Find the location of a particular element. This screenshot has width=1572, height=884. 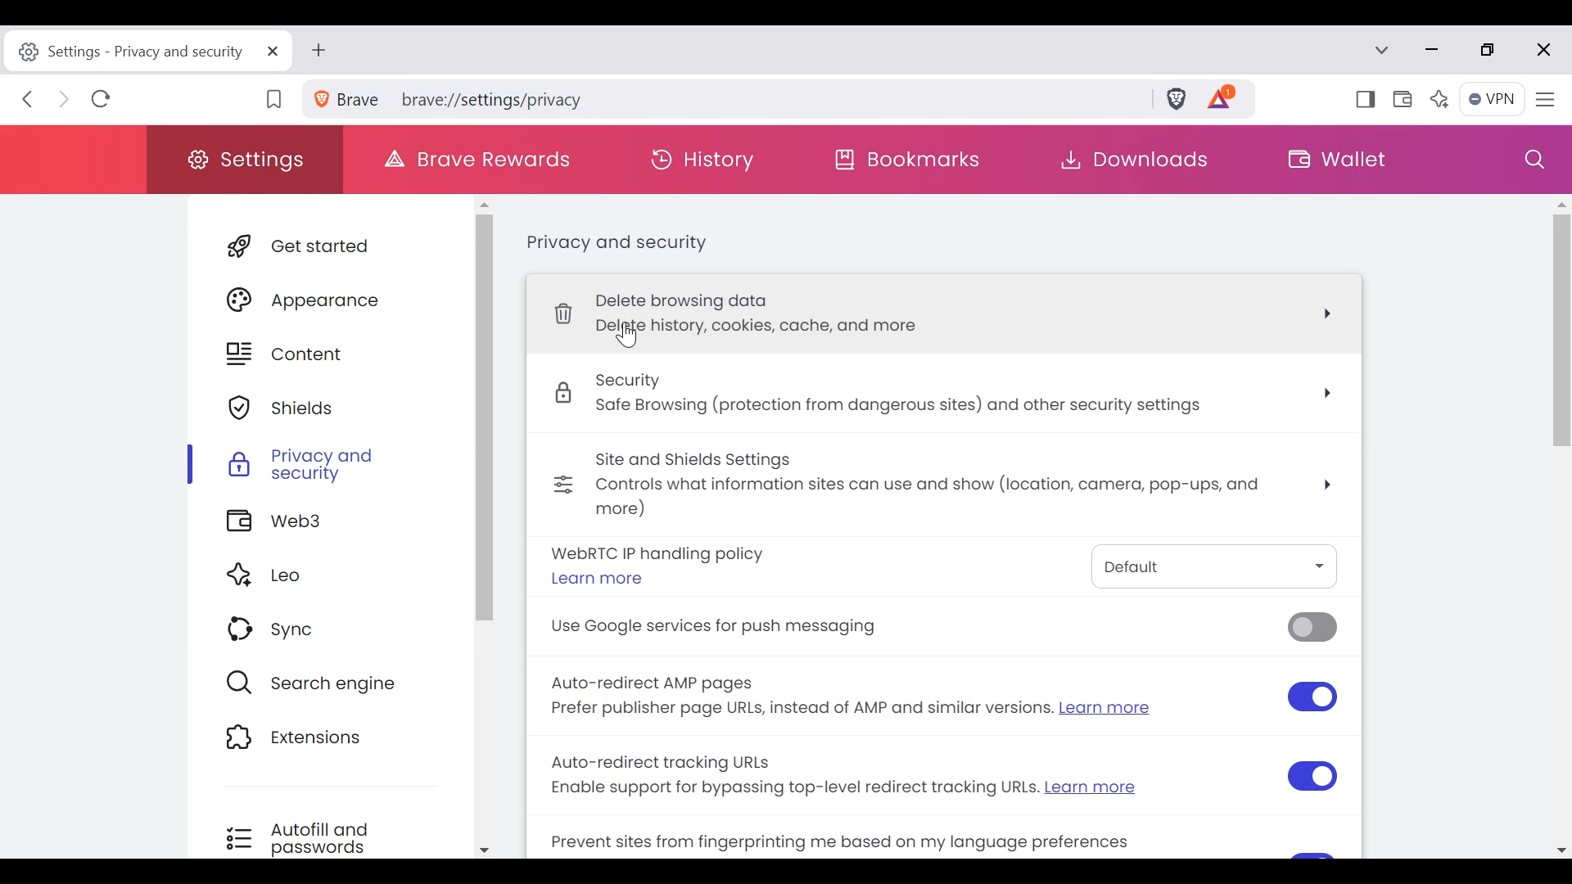

Scroll bar is located at coordinates (1561, 476).